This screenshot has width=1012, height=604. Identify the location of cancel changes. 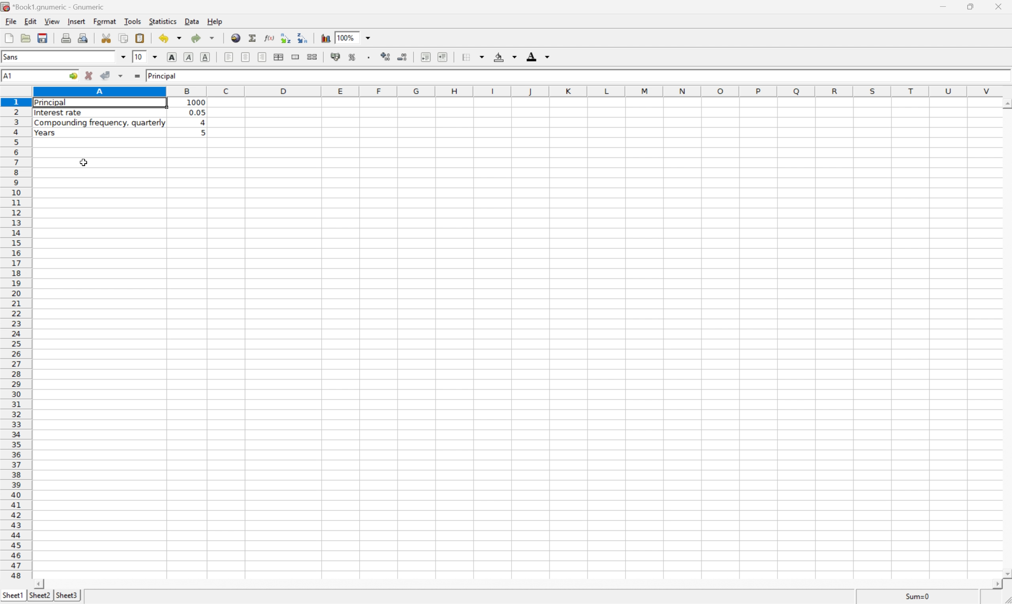
(89, 75).